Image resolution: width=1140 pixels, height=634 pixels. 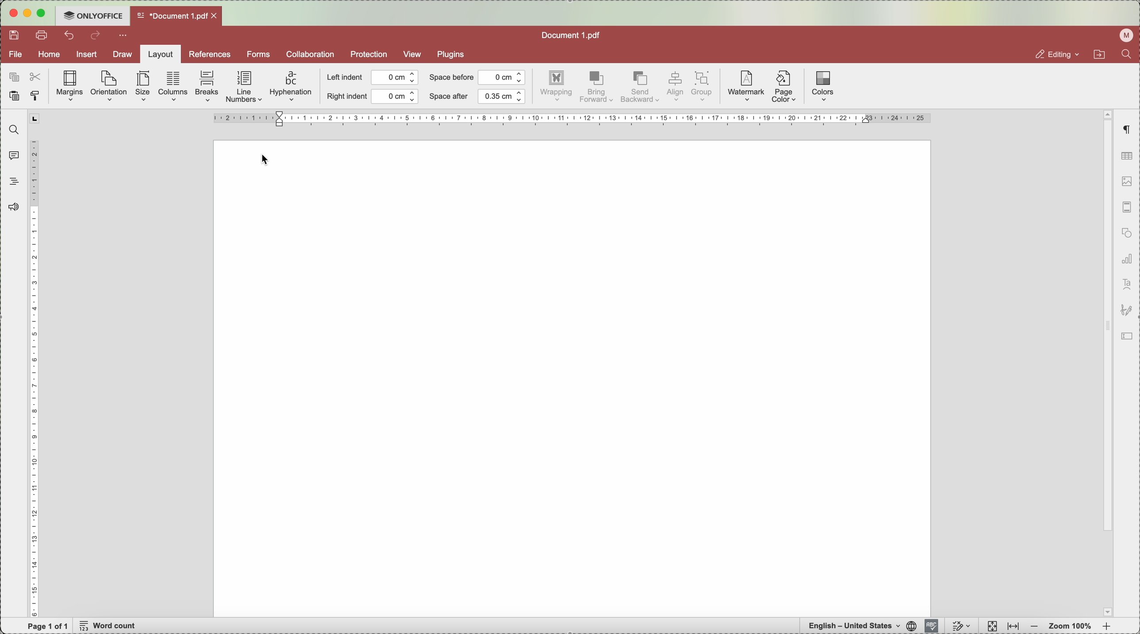 I want to click on icon, so click(x=1129, y=337).